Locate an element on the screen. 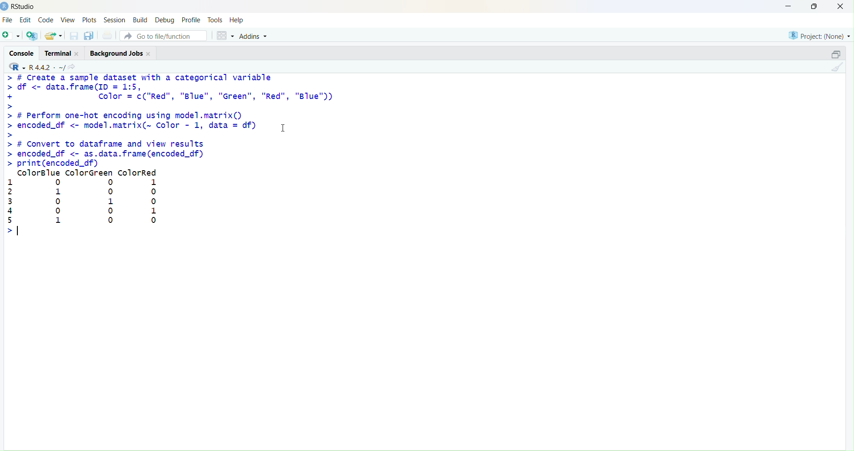  save is located at coordinates (75, 36).